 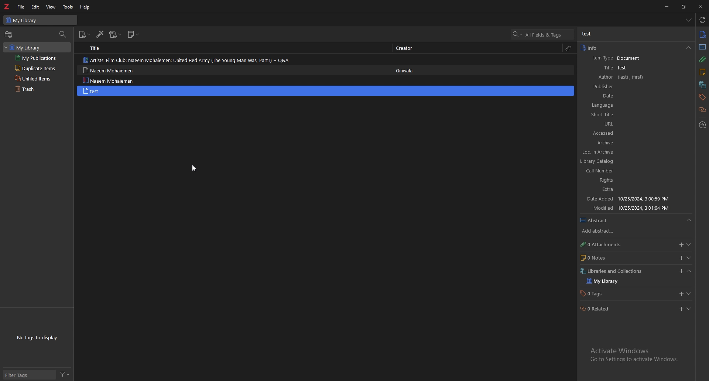 I want to click on no tags to display, so click(x=37, y=337).